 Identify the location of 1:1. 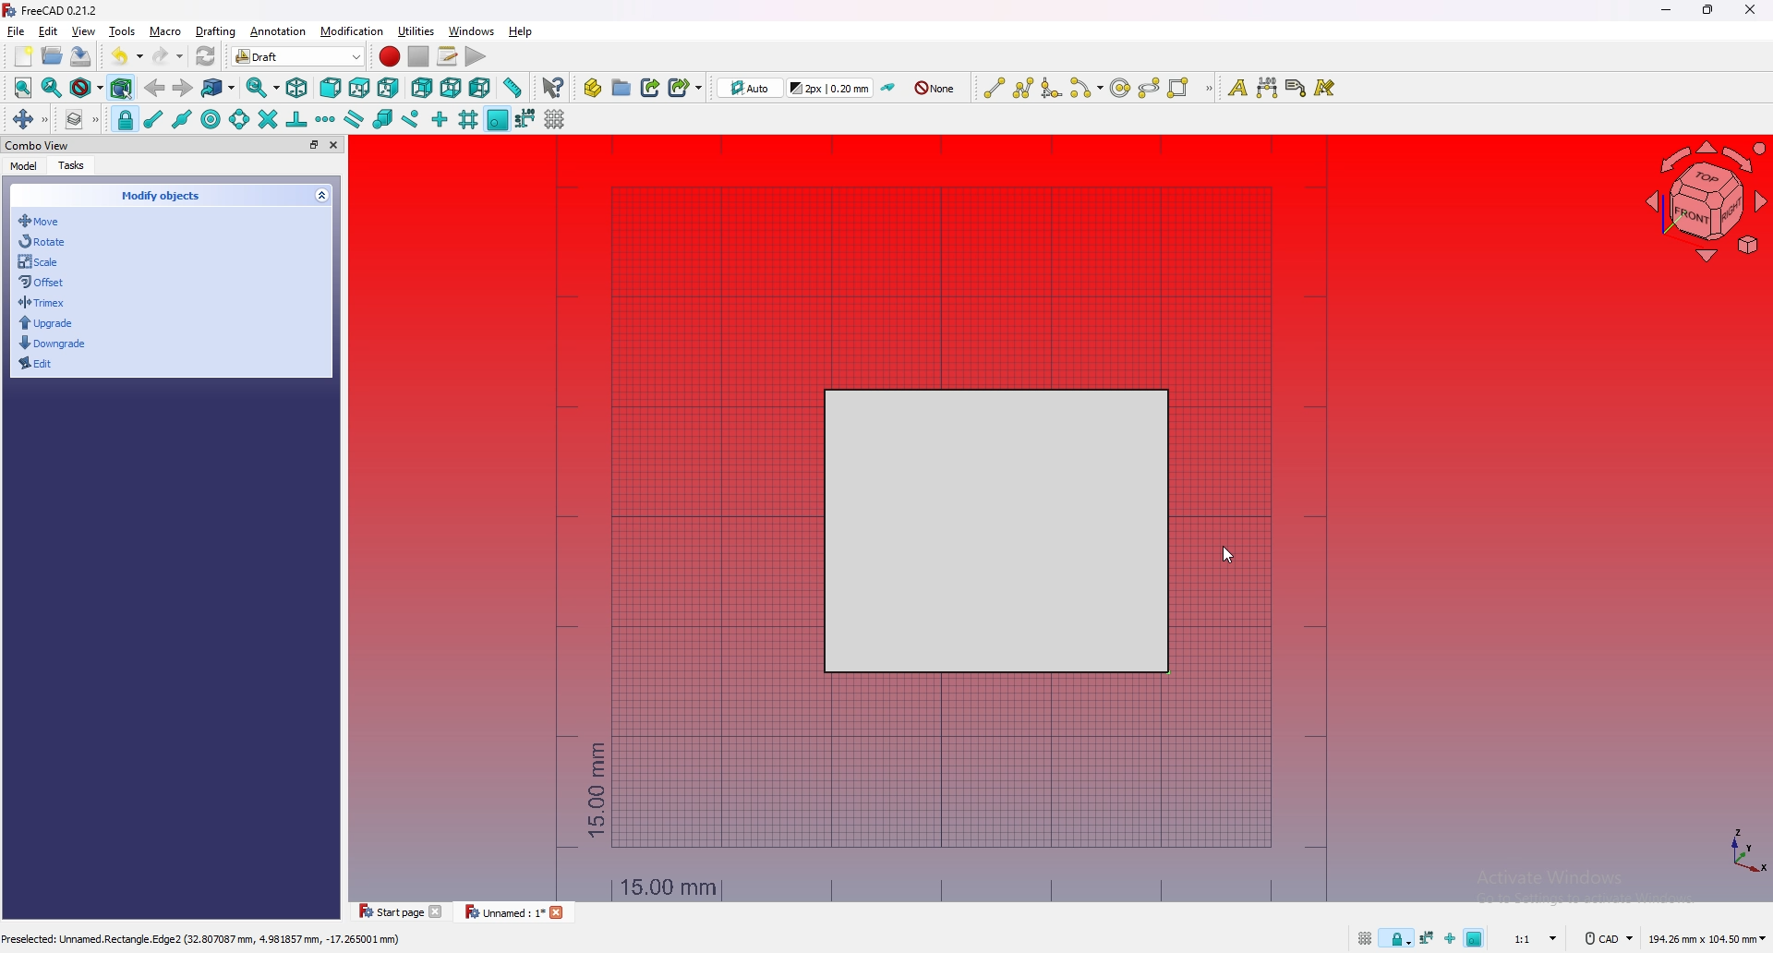
(1538, 938).